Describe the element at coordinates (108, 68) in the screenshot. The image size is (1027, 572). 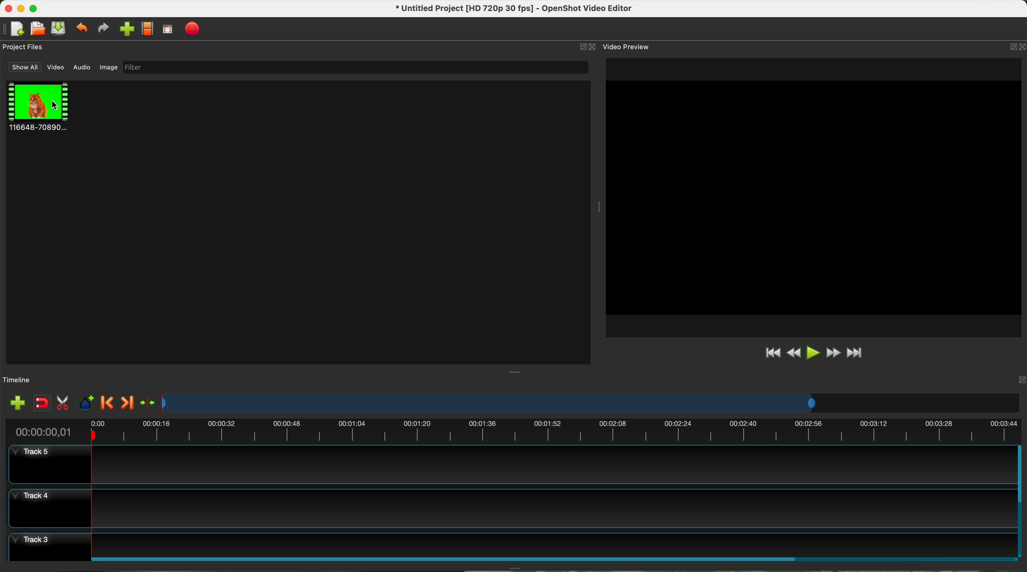
I see `image` at that location.